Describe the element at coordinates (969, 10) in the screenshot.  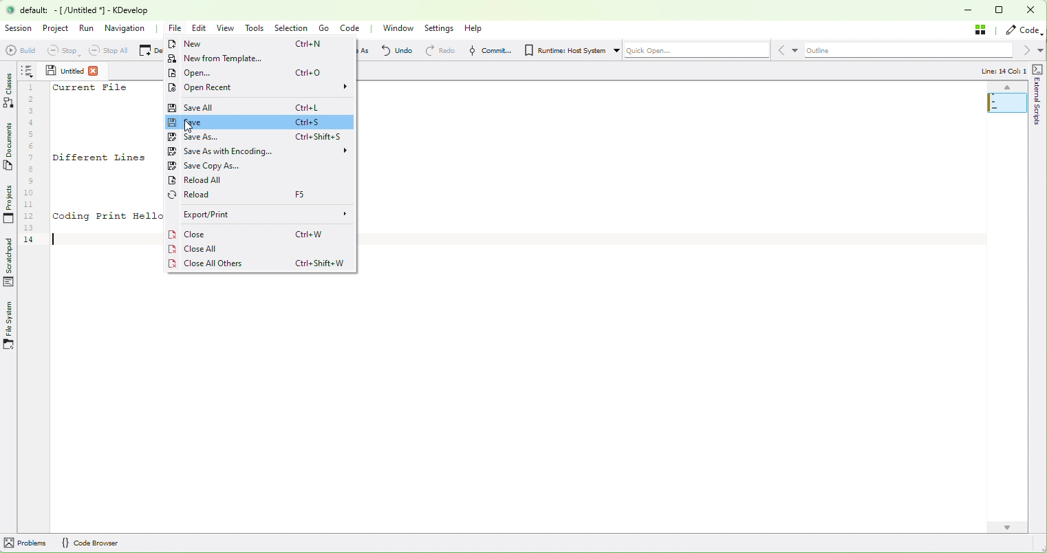
I see `Minimize` at that location.